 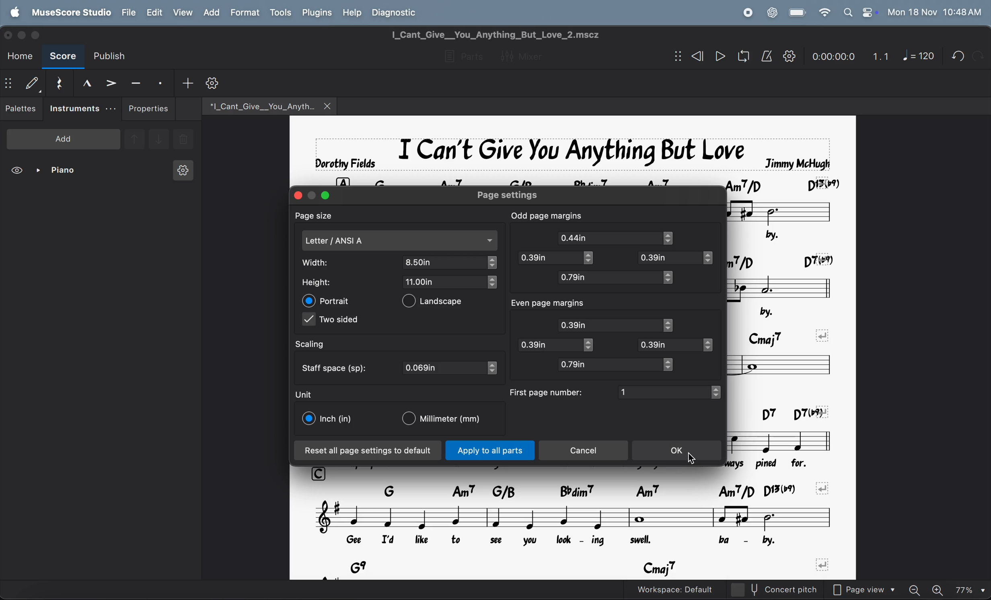 What do you see at coordinates (547, 258) in the screenshot?
I see `0.39 in` at bounding box center [547, 258].